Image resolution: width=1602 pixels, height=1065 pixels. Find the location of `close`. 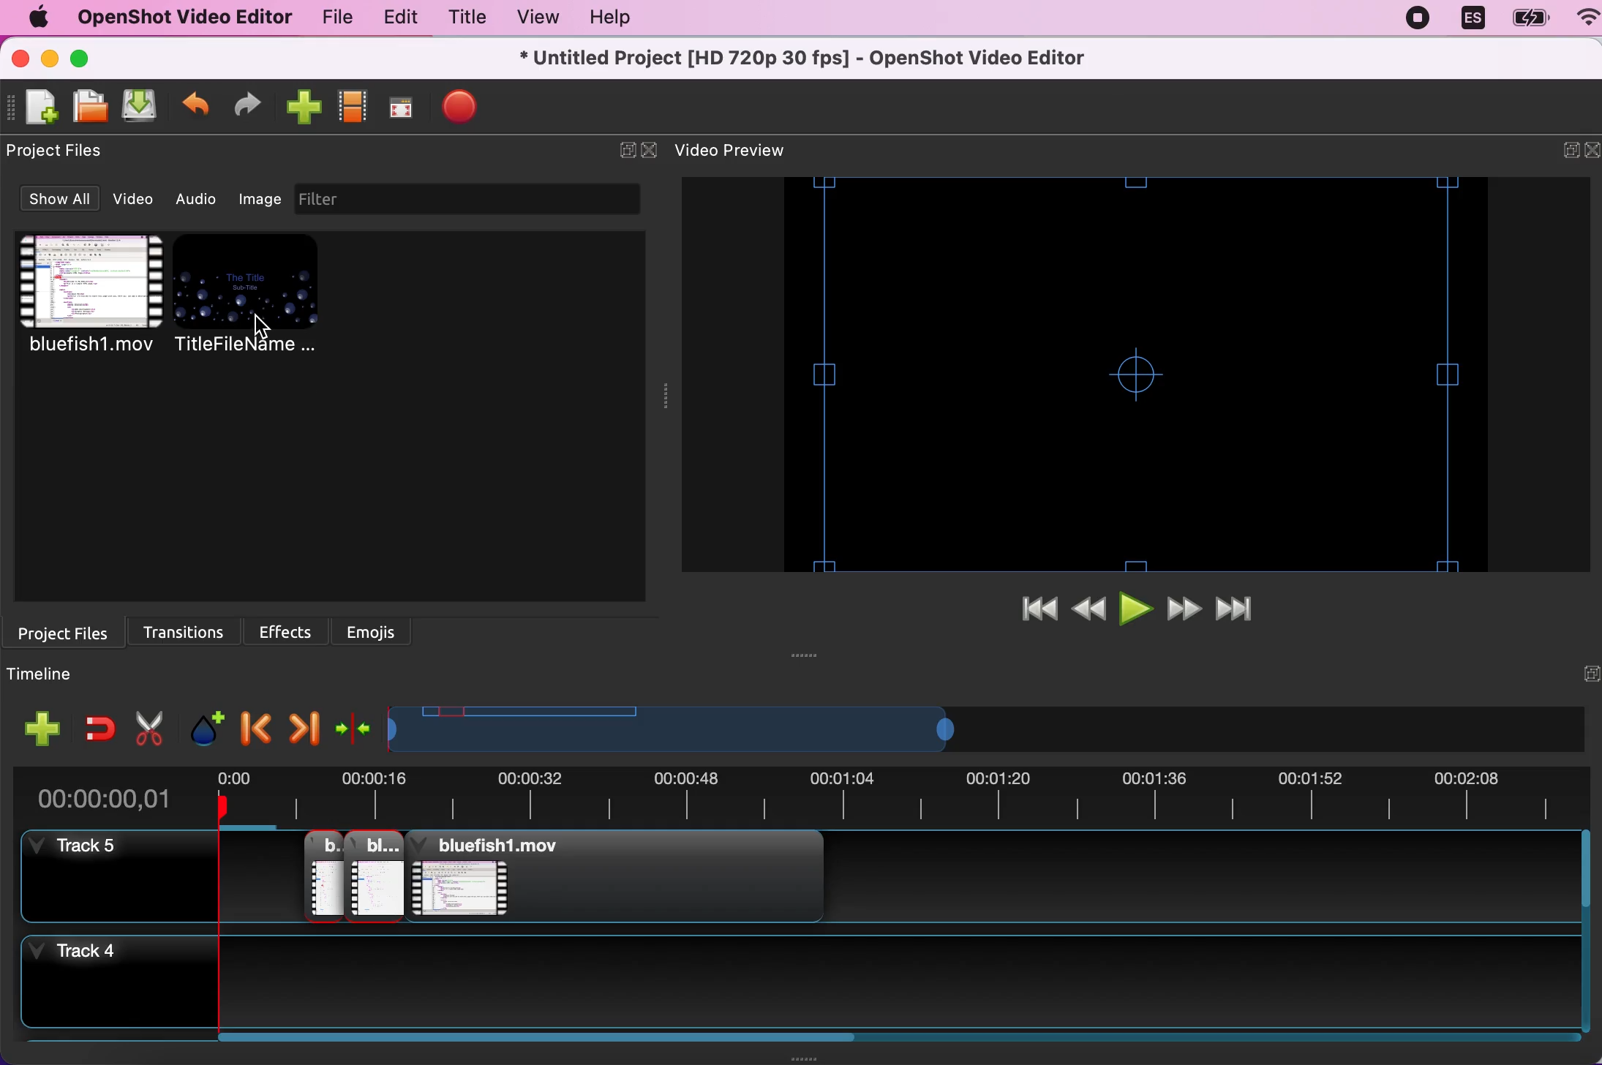

close is located at coordinates (21, 59).